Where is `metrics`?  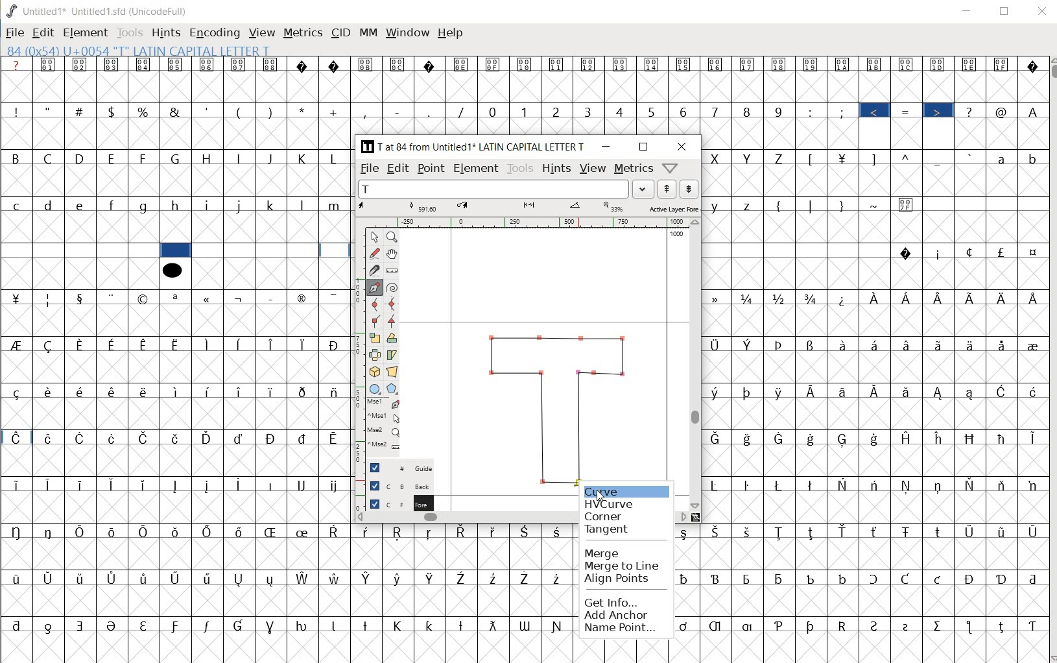 metrics is located at coordinates (302, 36).